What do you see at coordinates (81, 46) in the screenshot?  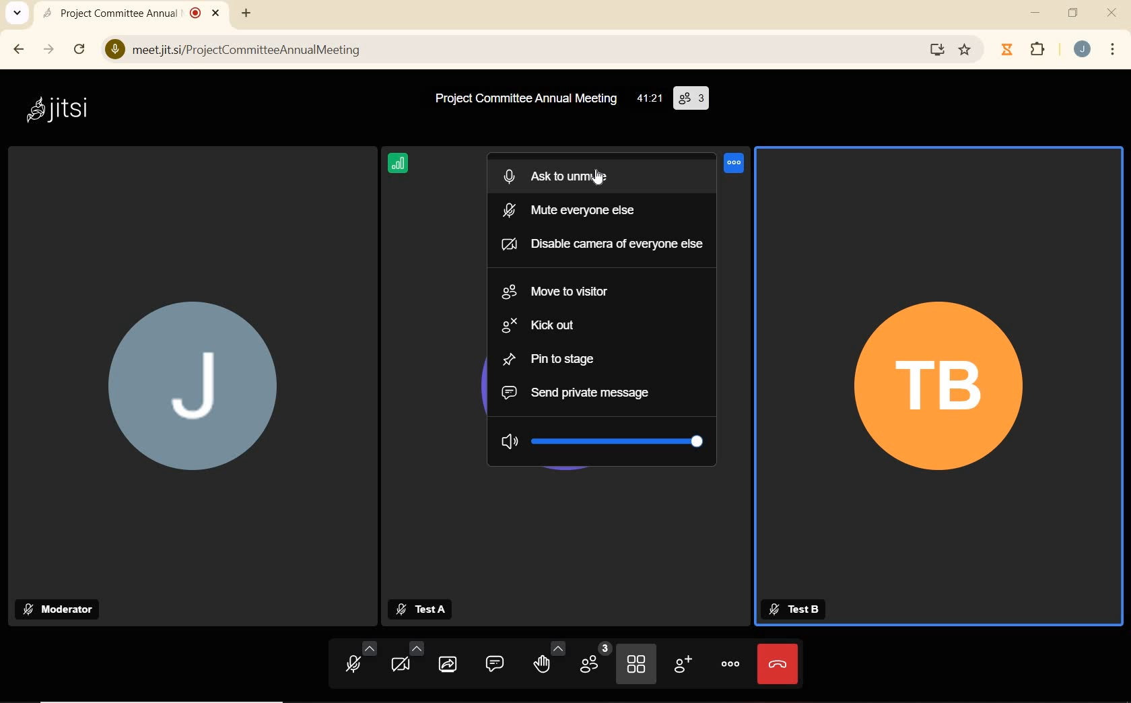 I see `RELOAD` at bounding box center [81, 46].